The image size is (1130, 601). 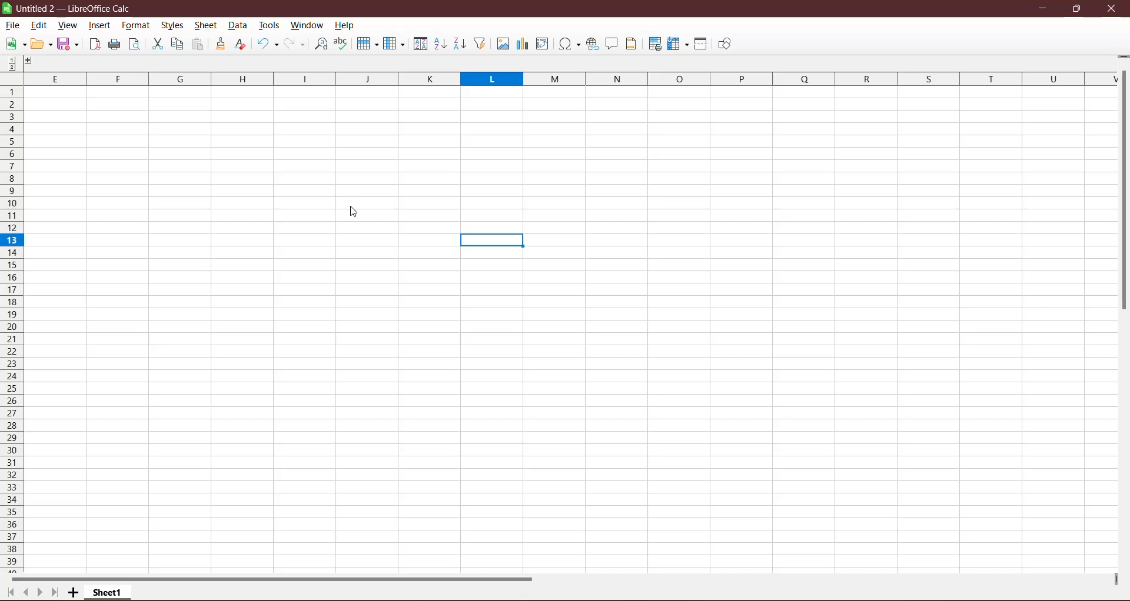 I want to click on Scroll to last page, so click(x=54, y=593).